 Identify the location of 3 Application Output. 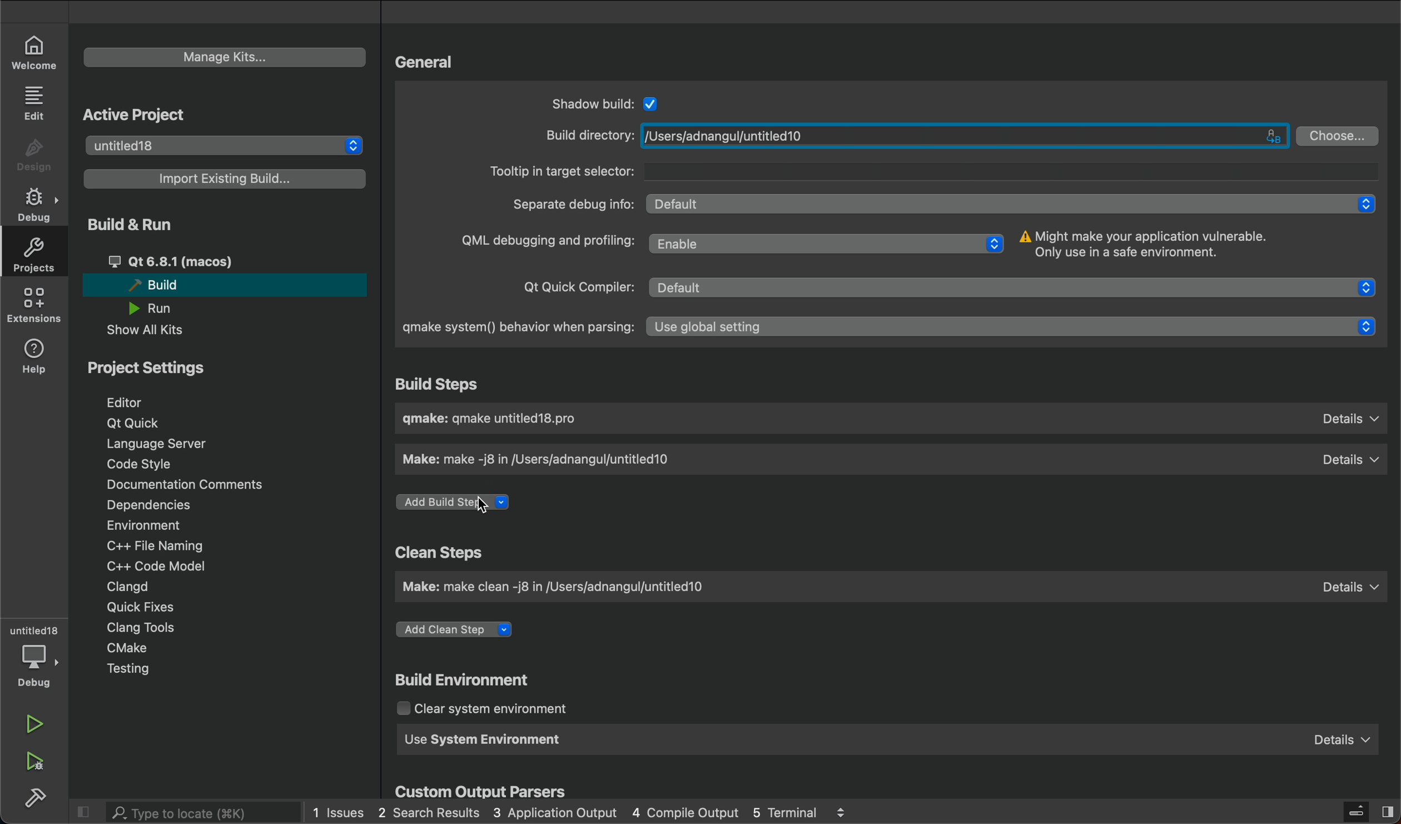
(555, 812).